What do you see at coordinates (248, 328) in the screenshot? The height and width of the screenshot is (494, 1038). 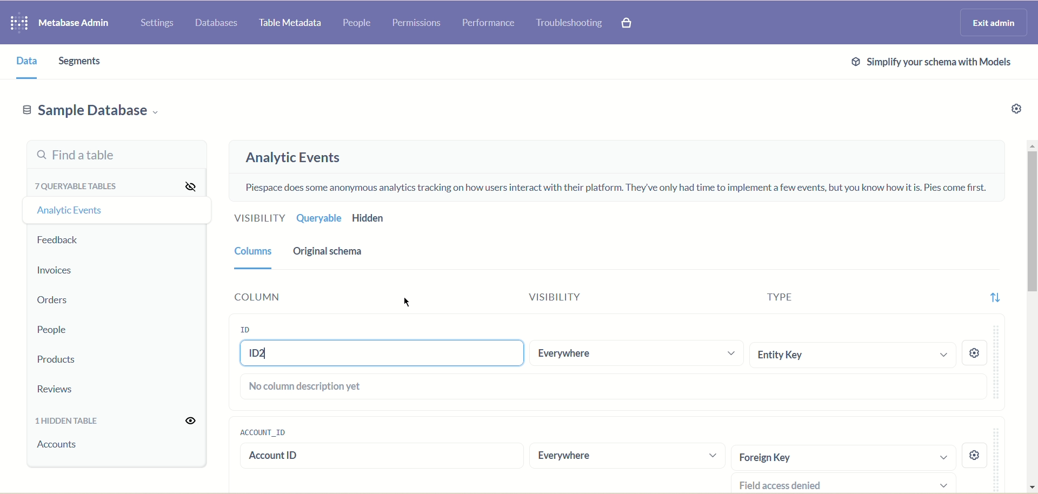 I see `ID` at bounding box center [248, 328].